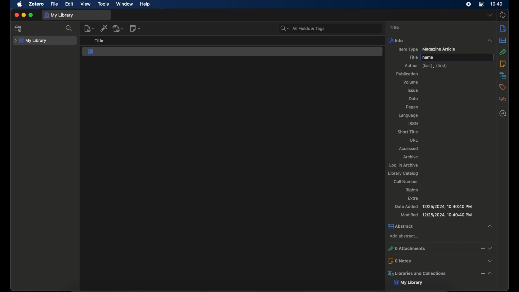 This screenshot has height=292, width=519. I want to click on time, so click(497, 4).